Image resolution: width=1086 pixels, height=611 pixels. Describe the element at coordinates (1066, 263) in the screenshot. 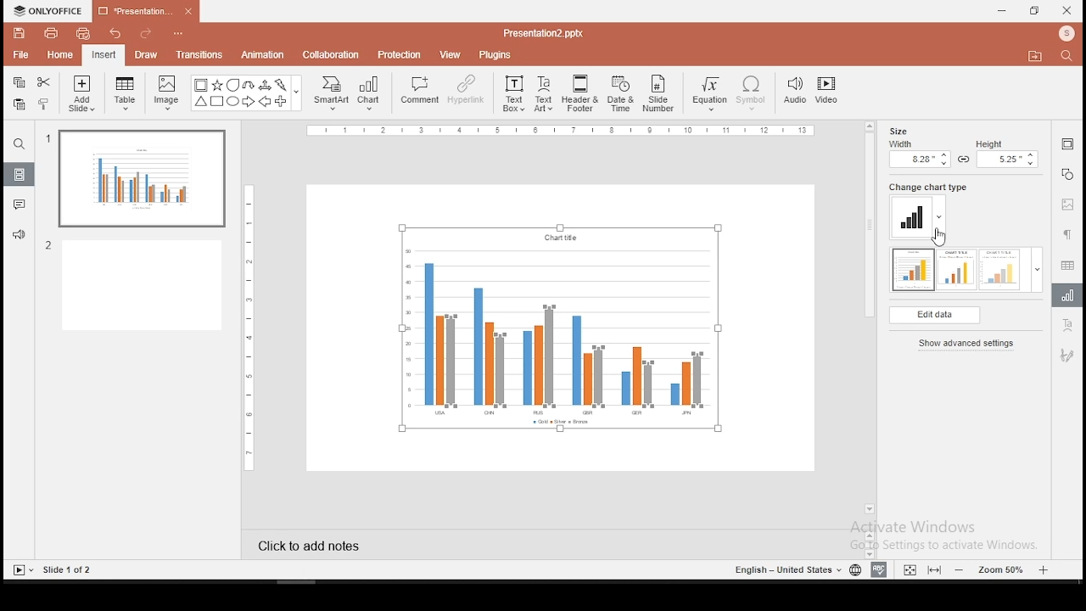

I see `table settings` at that location.